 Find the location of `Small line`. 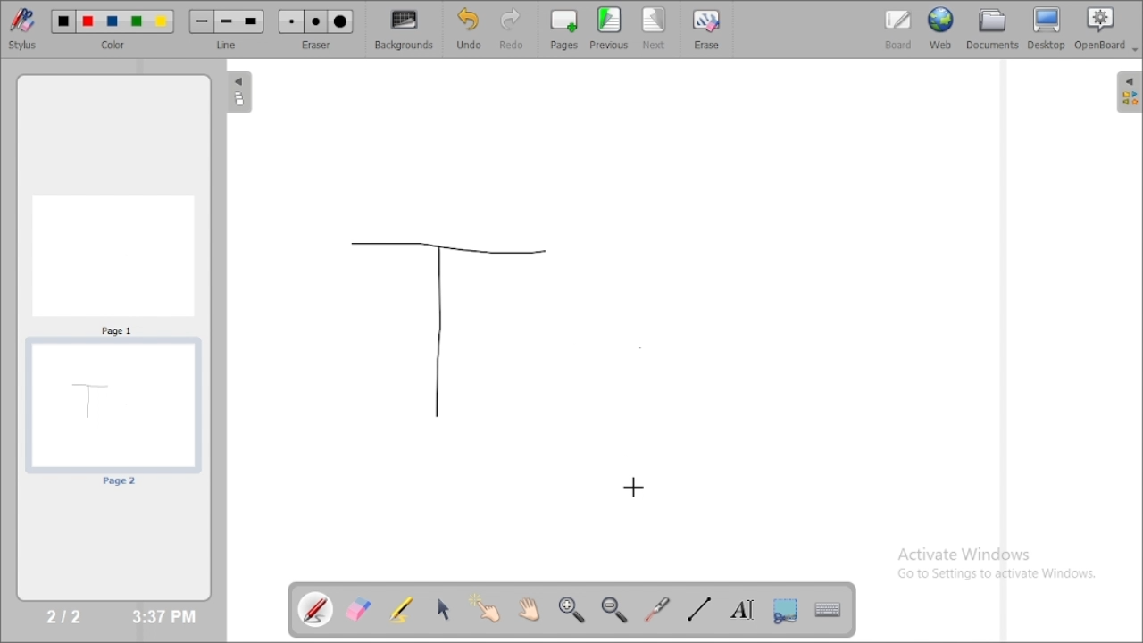

Small line is located at coordinates (202, 21).